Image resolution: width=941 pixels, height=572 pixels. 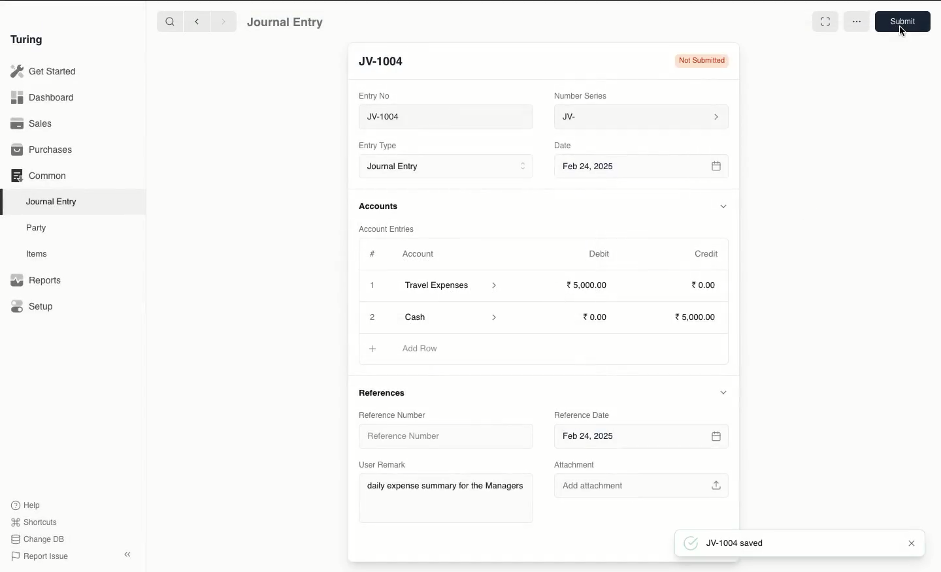 I want to click on 5,000.00, so click(x=699, y=317).